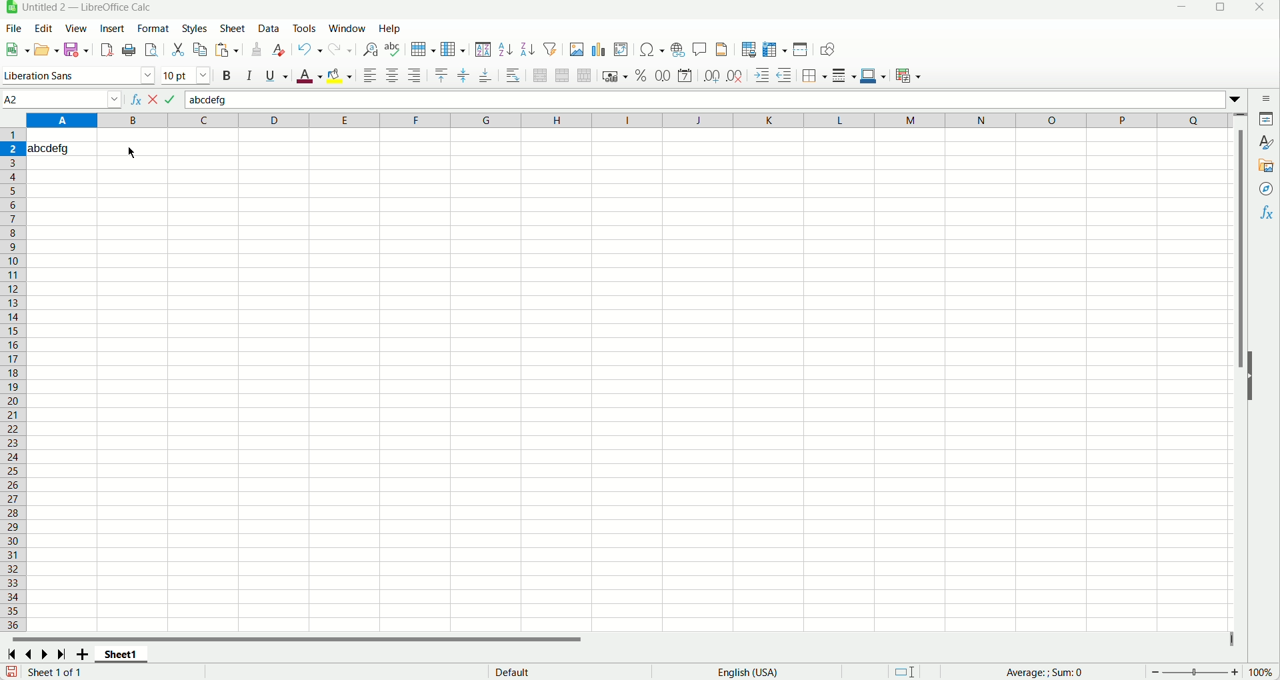  What do you see at coordinates (829, 50) in the screenshot?
I see `draw function` at bounding box center [829, 50].